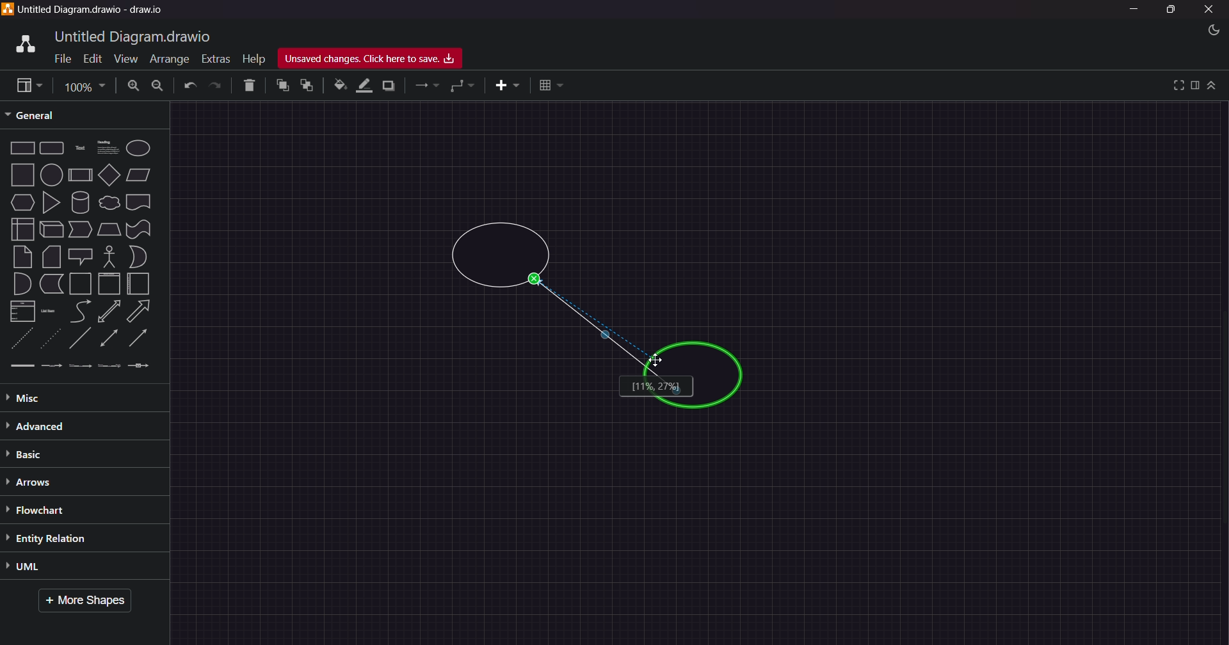 The width and height of the screenshot is (1229, 645). I want to click on collapse/expand, so click(1213, 86).